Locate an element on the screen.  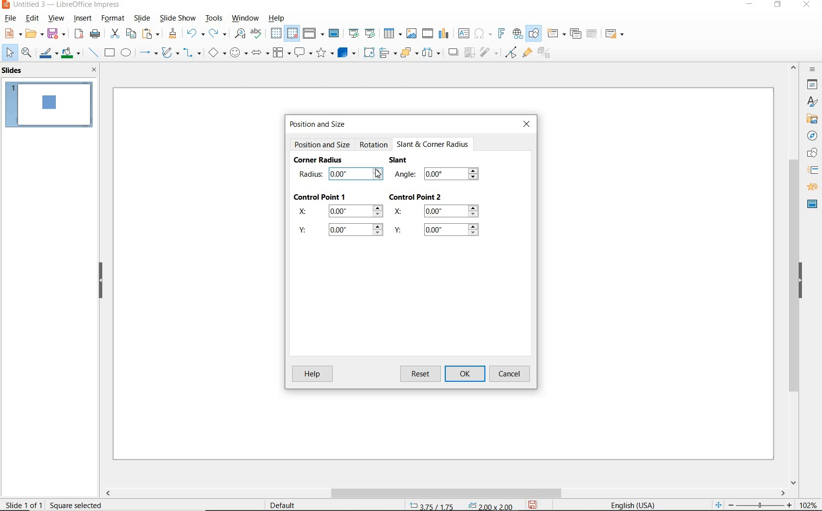
position and size is located at coordinates (458, 504).